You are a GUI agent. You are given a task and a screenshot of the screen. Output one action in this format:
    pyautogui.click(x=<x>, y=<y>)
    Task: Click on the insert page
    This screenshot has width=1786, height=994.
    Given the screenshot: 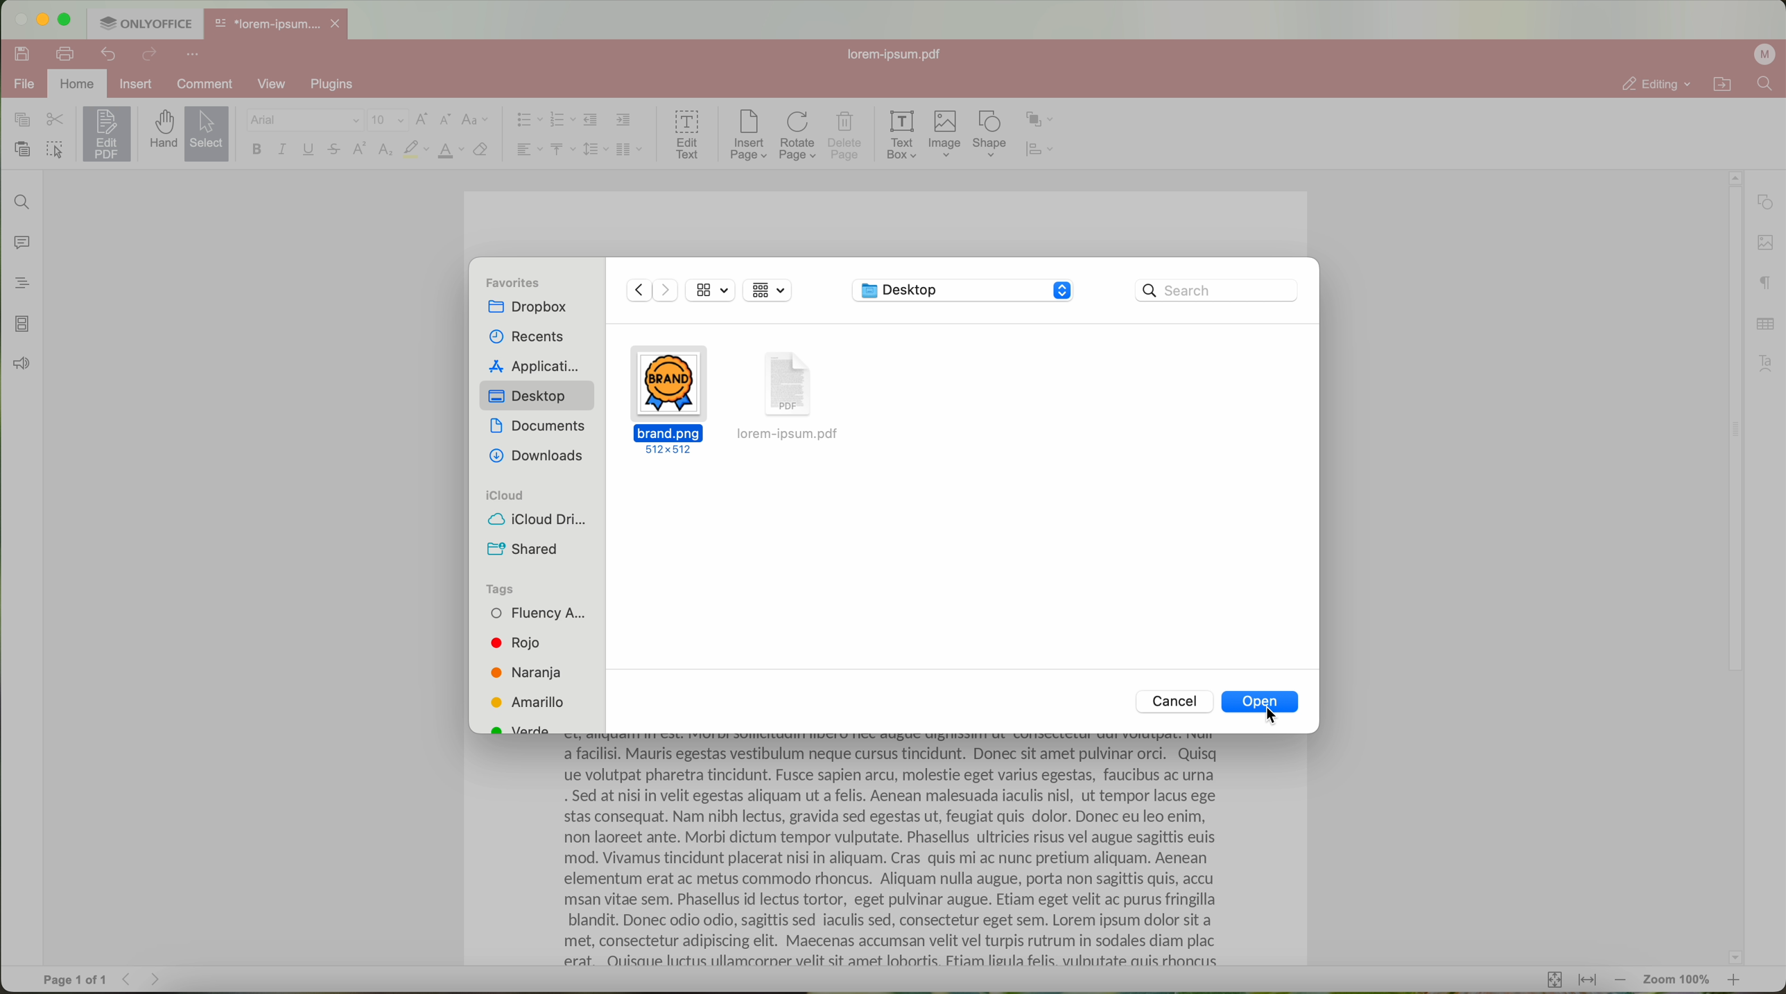 What is the action you would take?
    pyautogui.click(x=747, y=135)
    